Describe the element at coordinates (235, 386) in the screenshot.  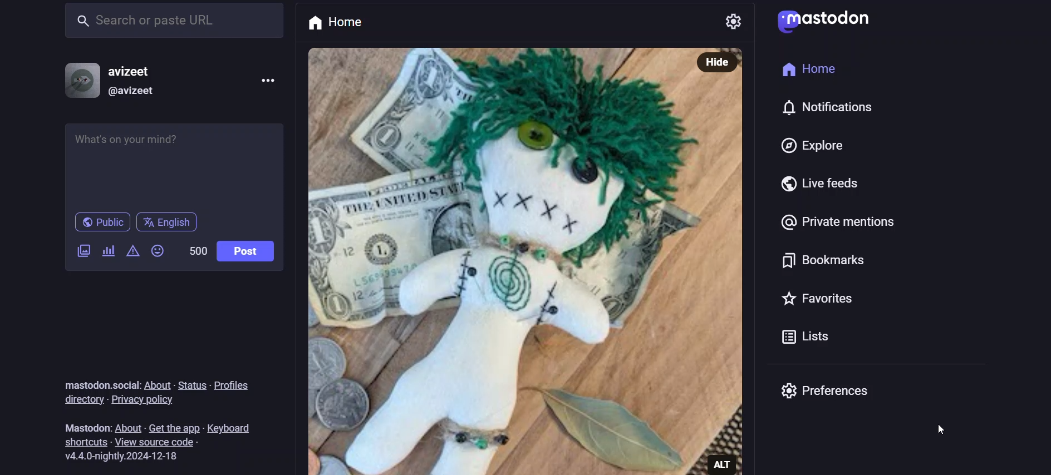
I see `profiles` at that location.